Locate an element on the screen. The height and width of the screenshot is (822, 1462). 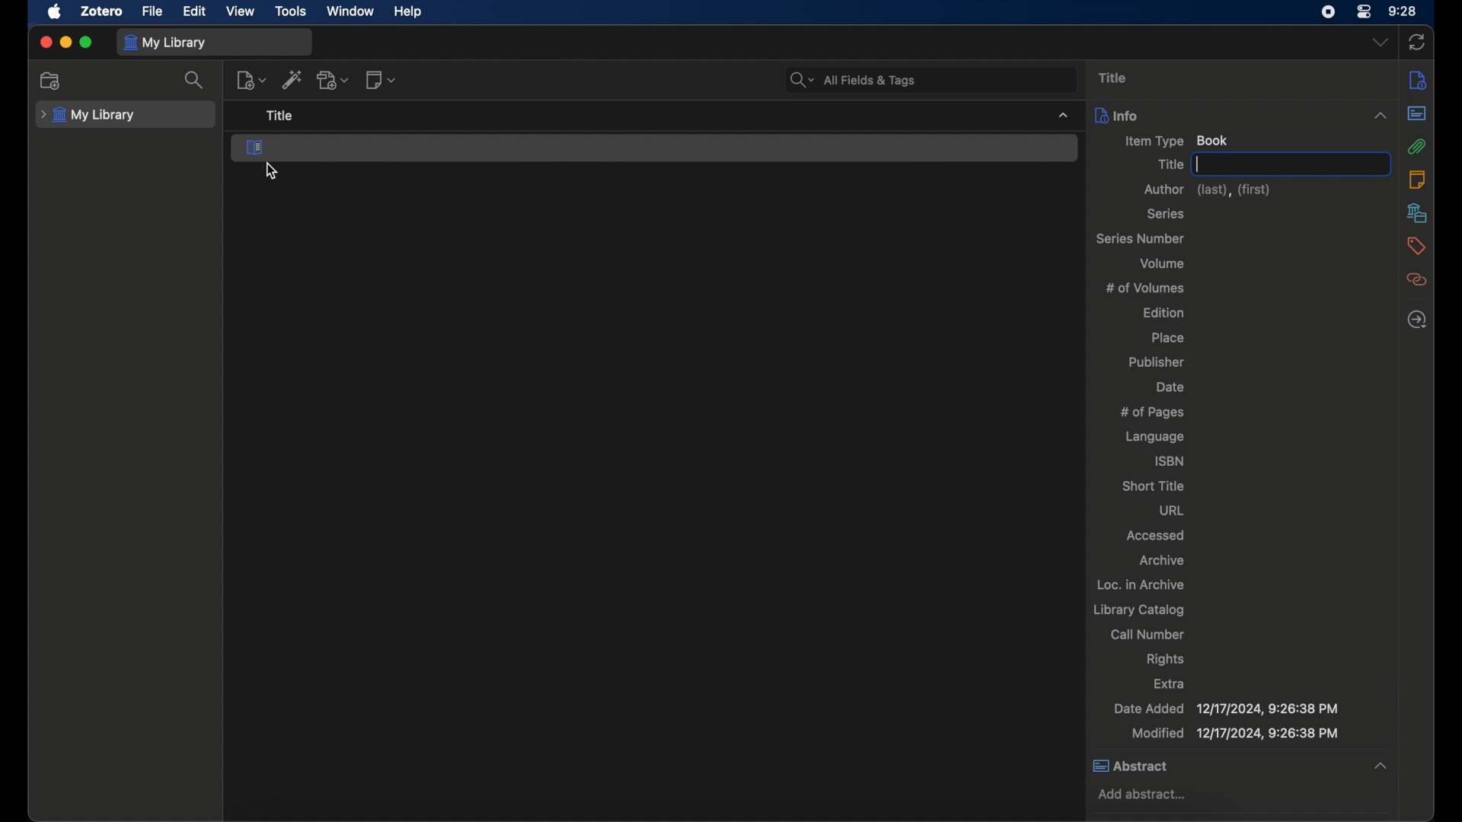
zotero is located at coordinates (100, 12).